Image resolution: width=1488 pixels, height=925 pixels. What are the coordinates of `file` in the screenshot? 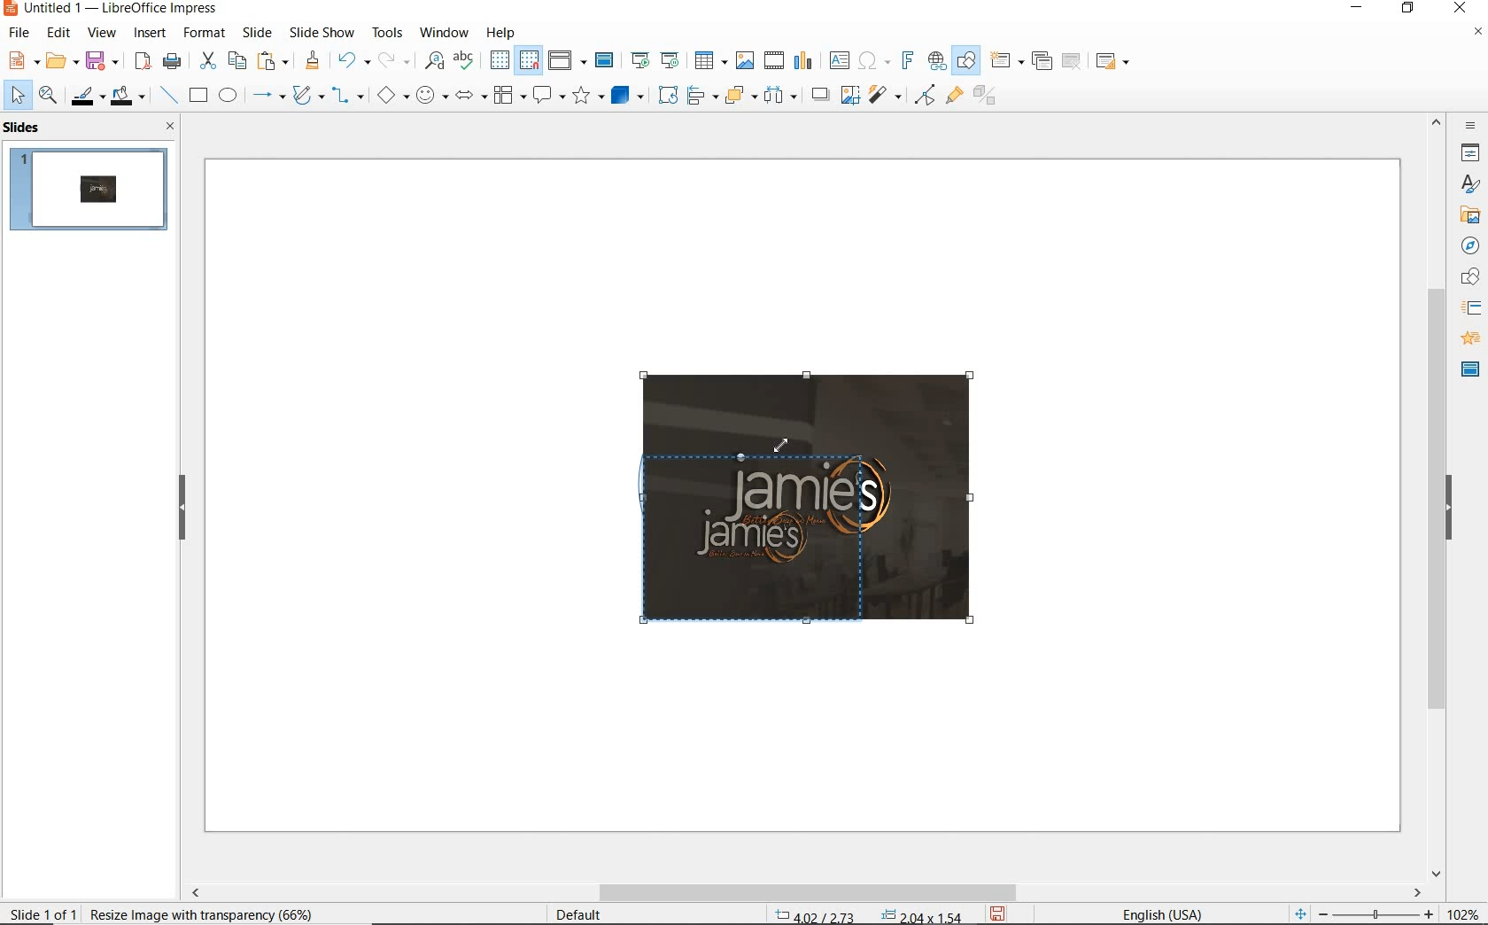 It's located at (20, 33).